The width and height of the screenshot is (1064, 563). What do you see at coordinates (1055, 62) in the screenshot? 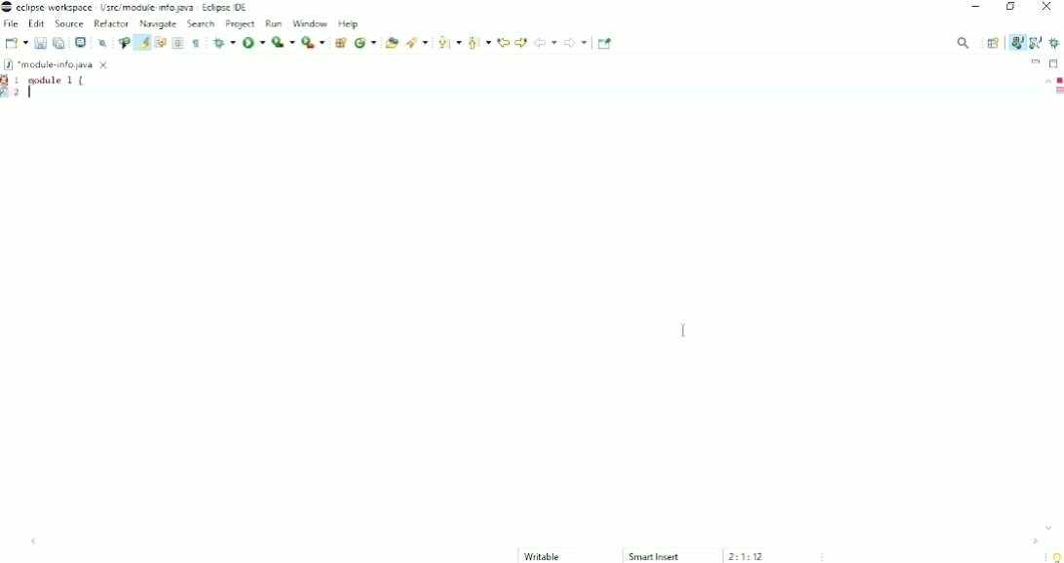
I see `Maximize` at bounding box center [1055, 62].